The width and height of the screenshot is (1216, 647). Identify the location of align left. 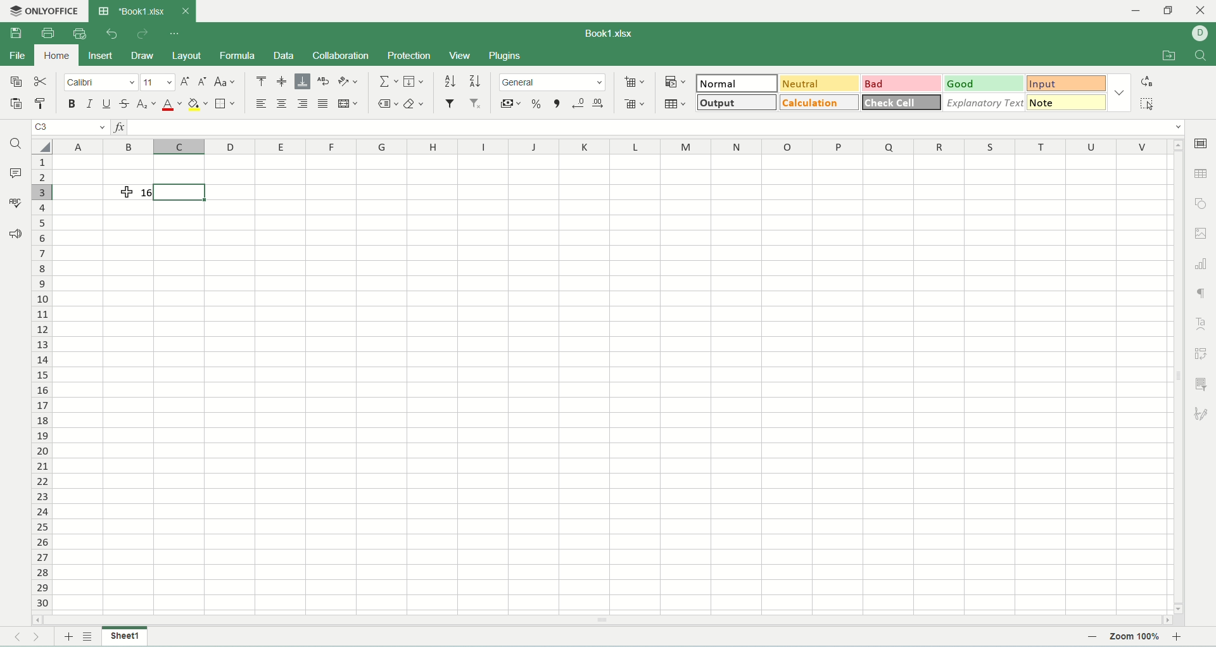
(260, 104).